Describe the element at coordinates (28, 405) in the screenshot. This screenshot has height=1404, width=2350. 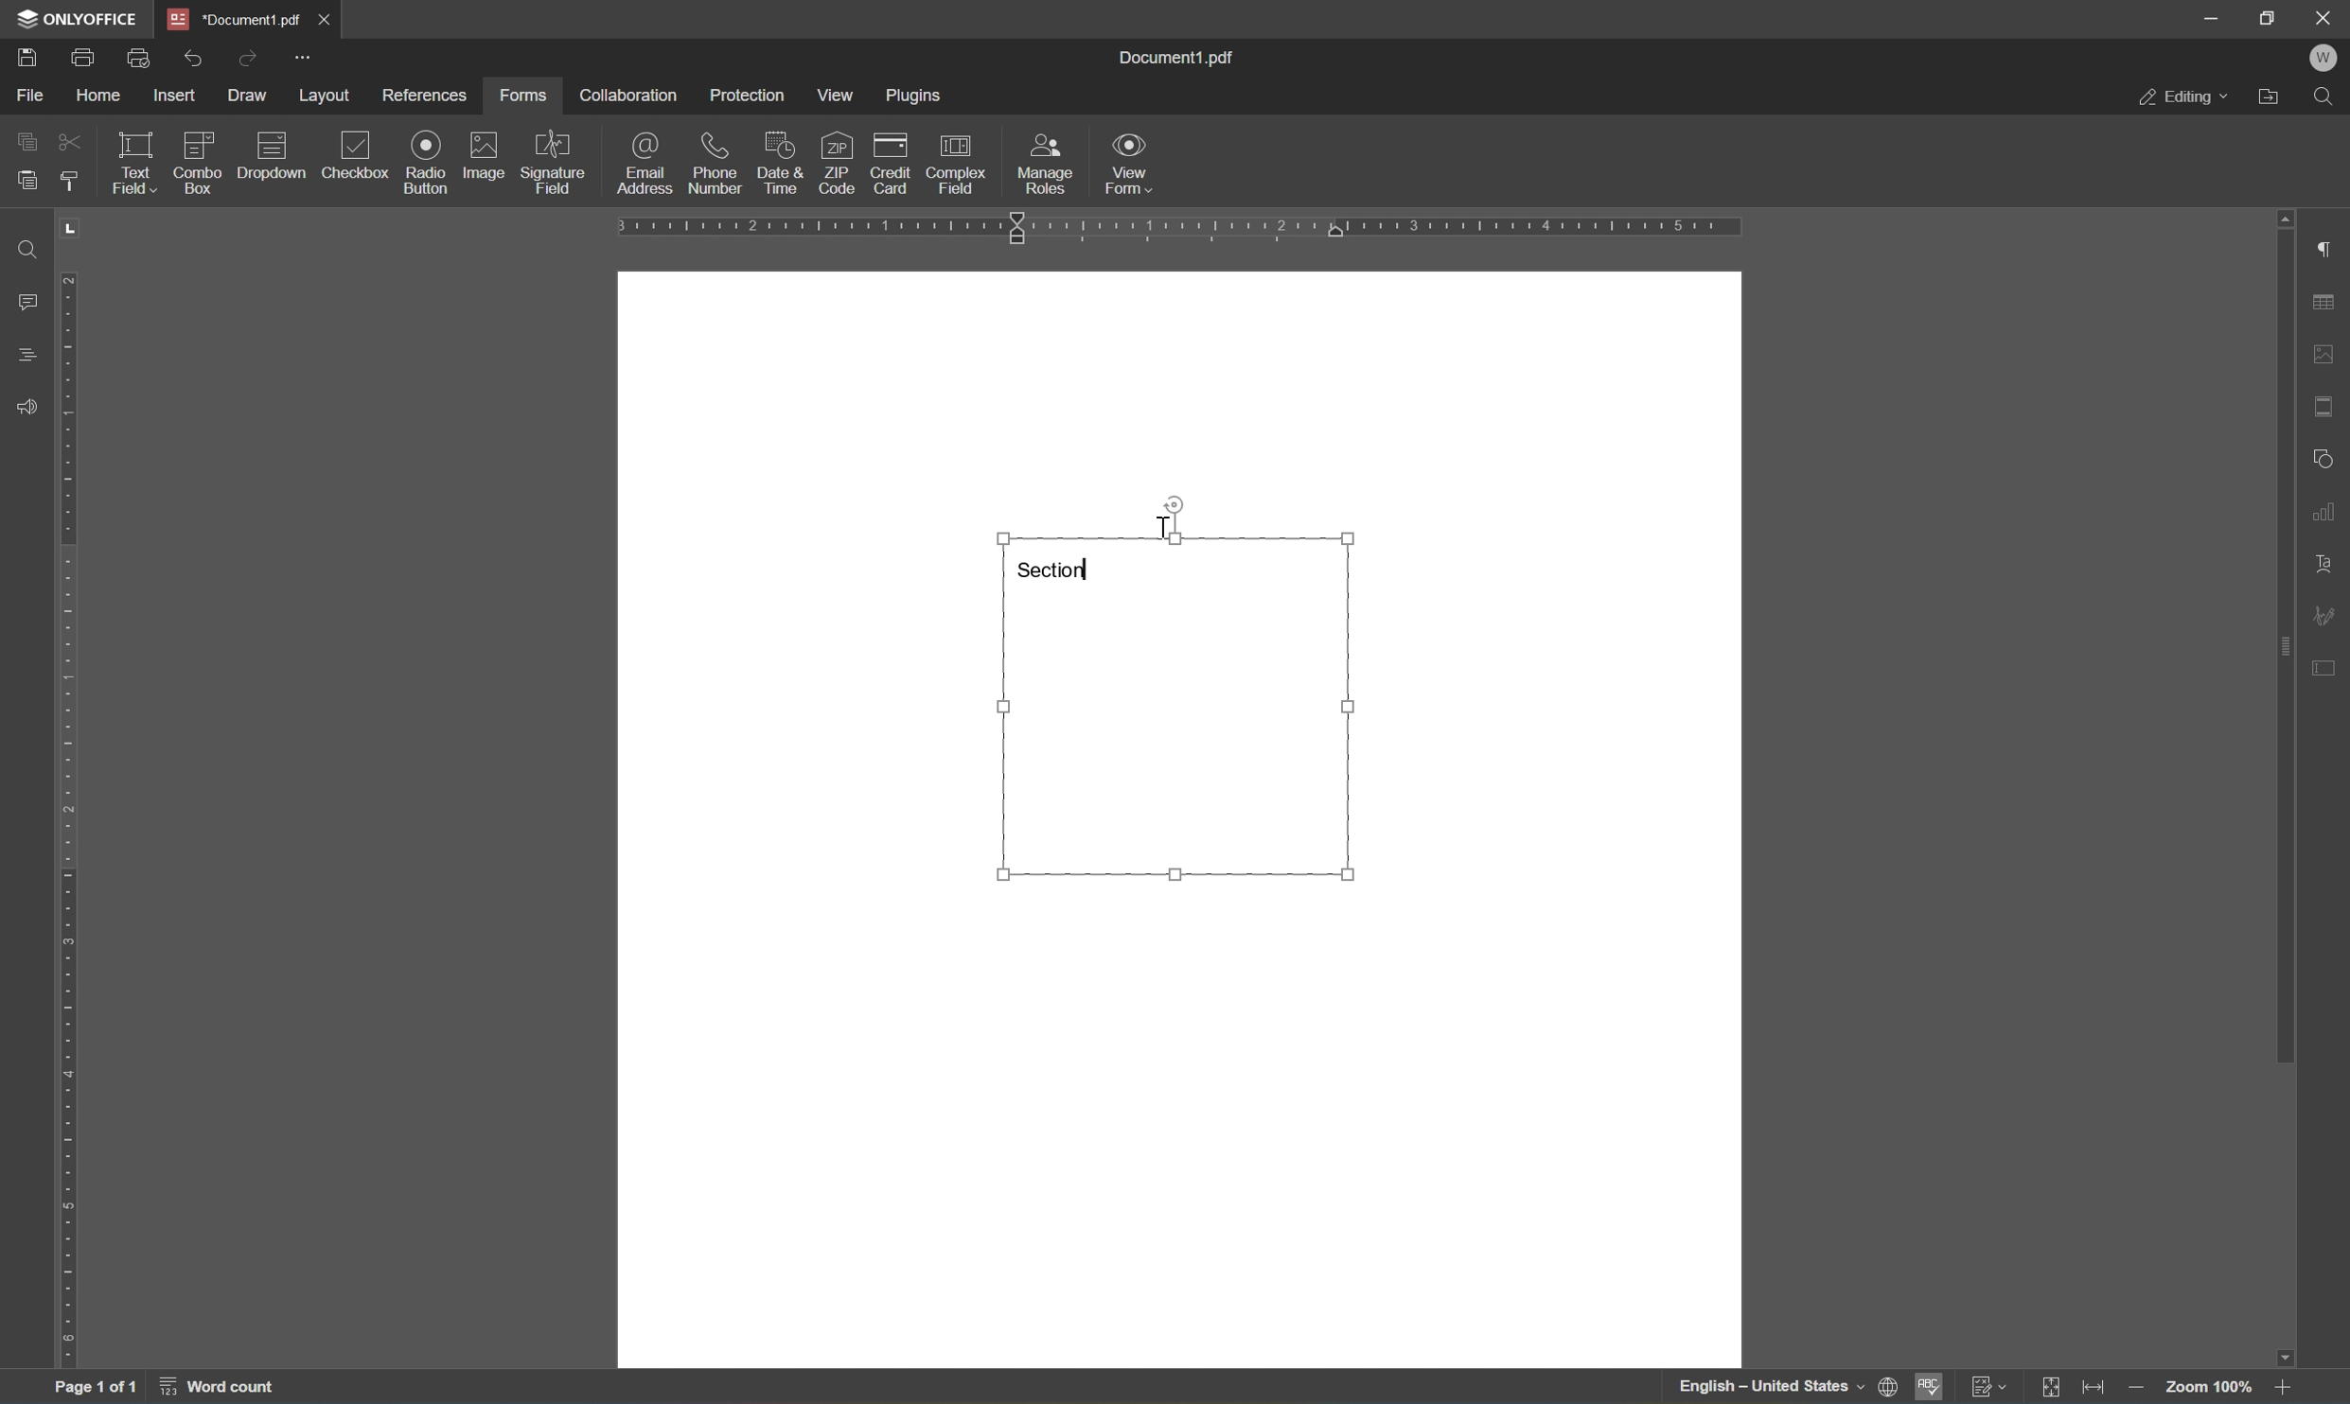
I see `feedback &support` at that location.